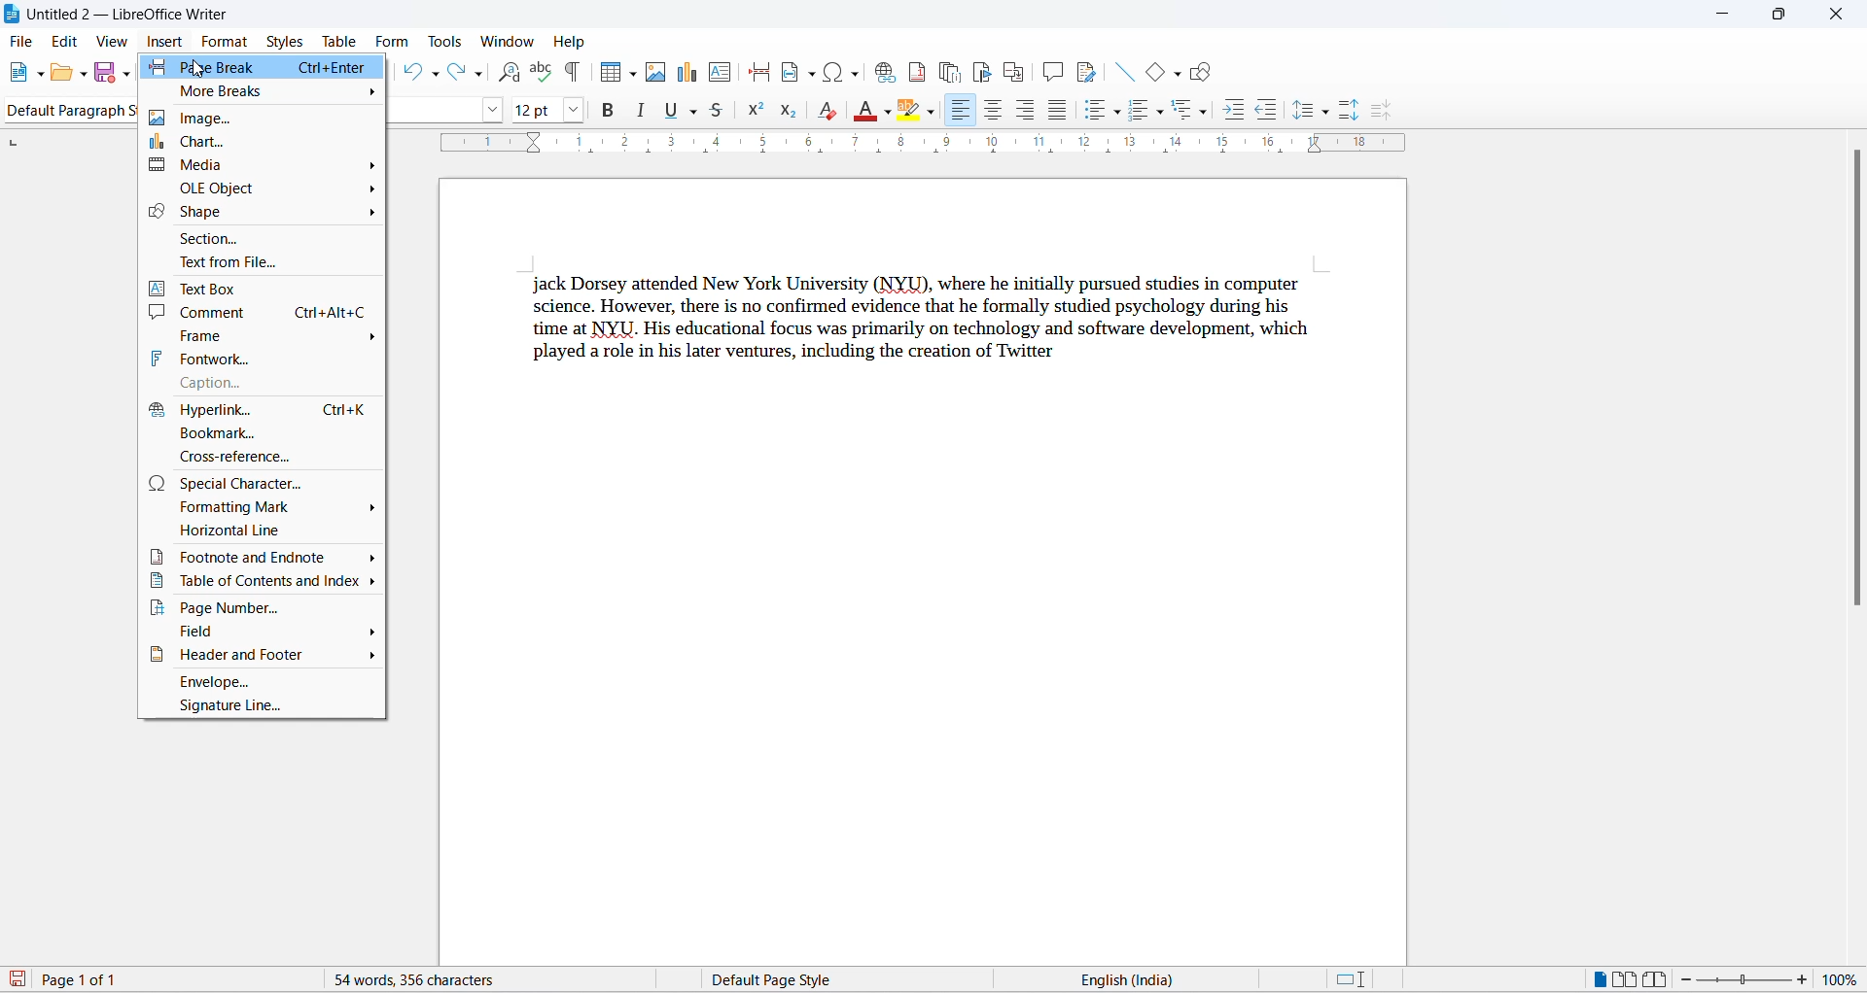 This screenshot has height=993, width=1867. Describe the element at coordinates (264, 261) in the screenshot. I see `text from file` at that location.